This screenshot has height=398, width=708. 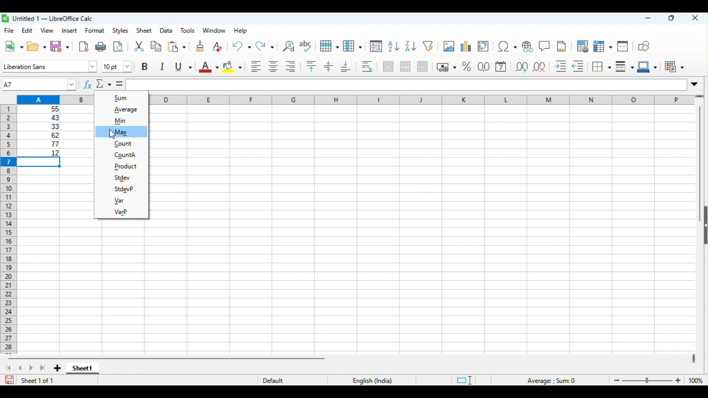 I want to click on center vertically, so click(x=328, y=66).